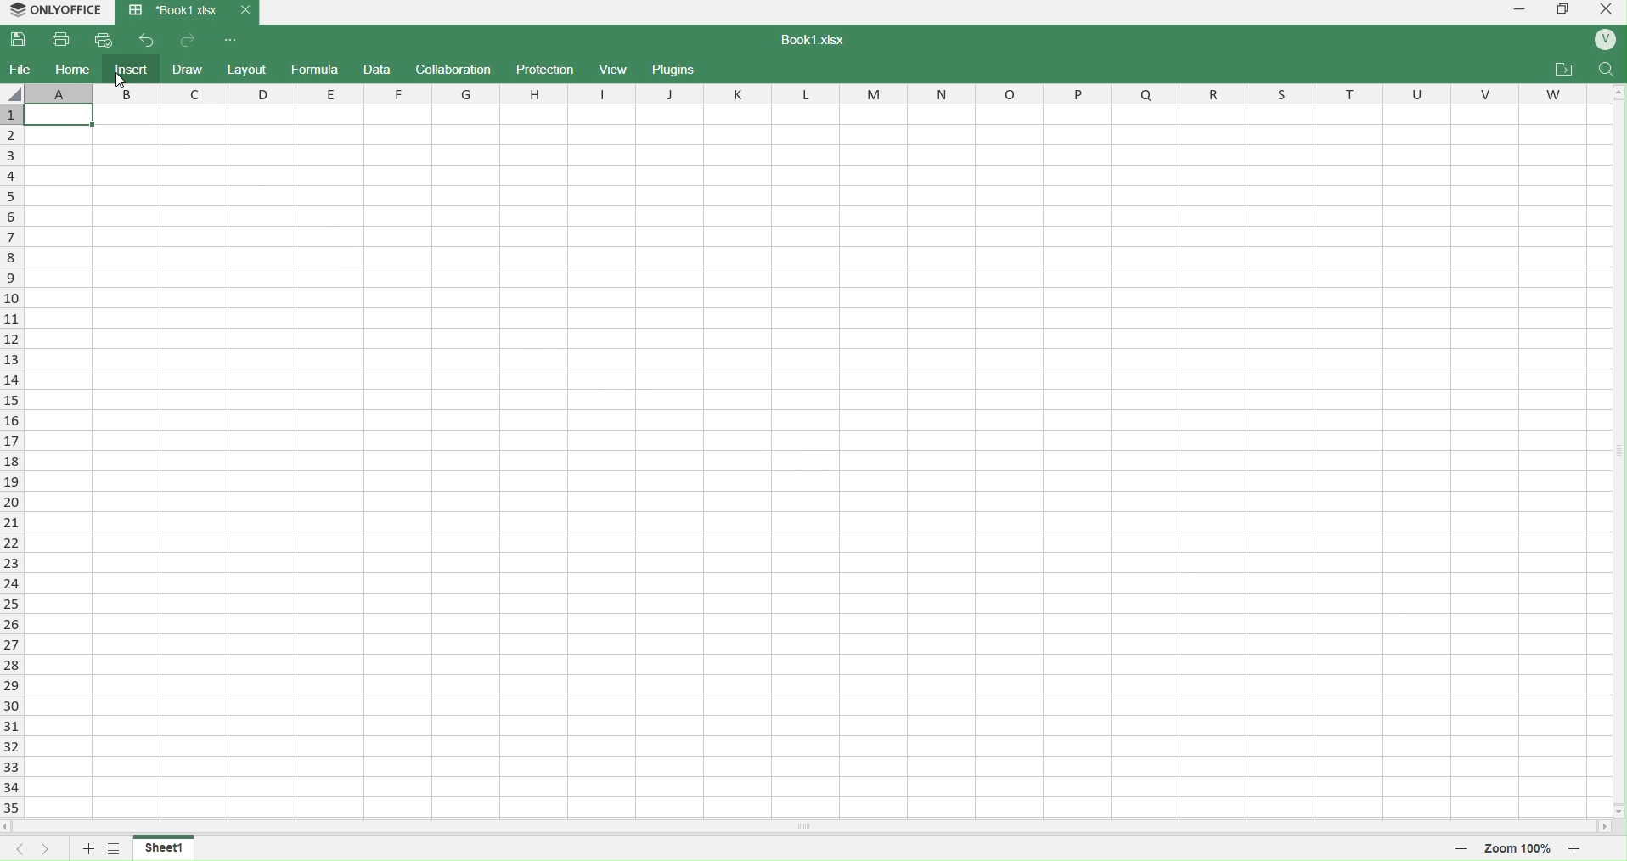  Describe the element at coordinates (14, 849) in the screenshot. I see `previous sheet` at that location.